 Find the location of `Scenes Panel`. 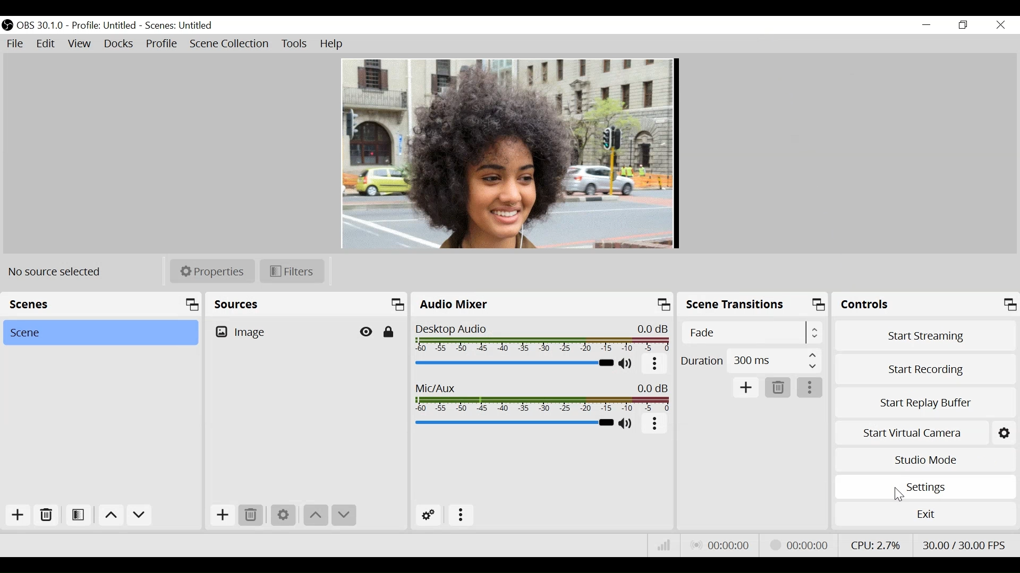

Scenes Panel is located at coordinates (101, 306).